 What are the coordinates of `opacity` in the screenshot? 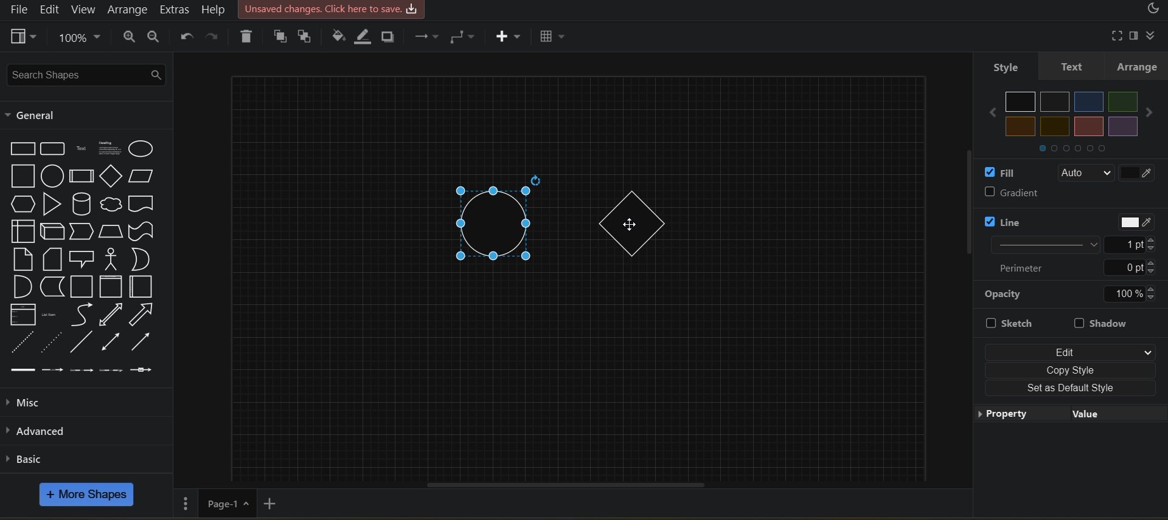 It's located at (1066, 296).